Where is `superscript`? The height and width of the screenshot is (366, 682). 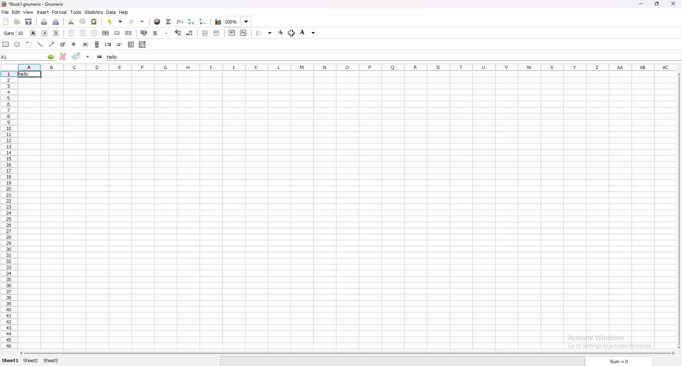 superscript is located at coordinates (232, 32).